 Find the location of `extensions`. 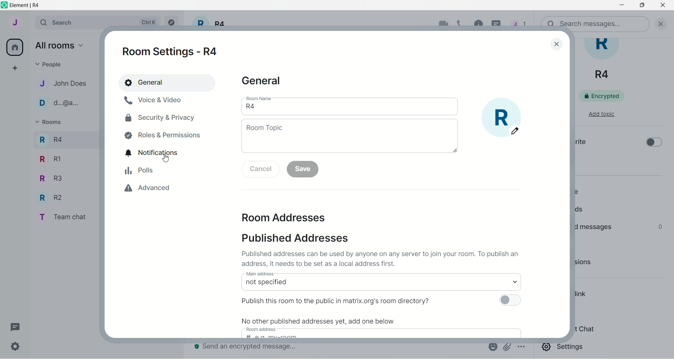

extensions is located at coordinates (594, 264).